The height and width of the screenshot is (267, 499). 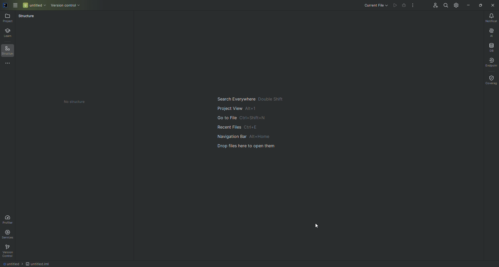 I want to click on Version control, so click(x=66, y=6).